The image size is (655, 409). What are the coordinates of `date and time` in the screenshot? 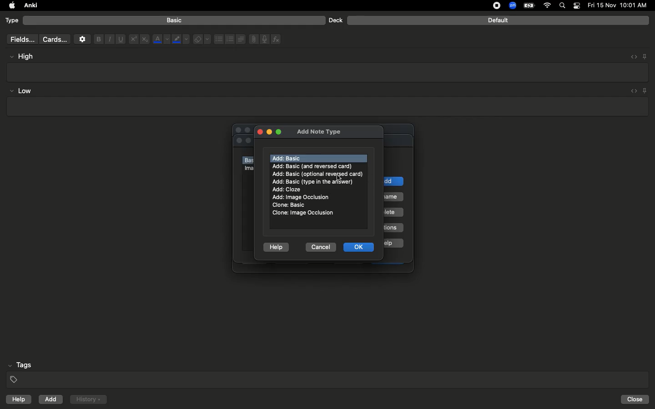 It's located at (620, 5).